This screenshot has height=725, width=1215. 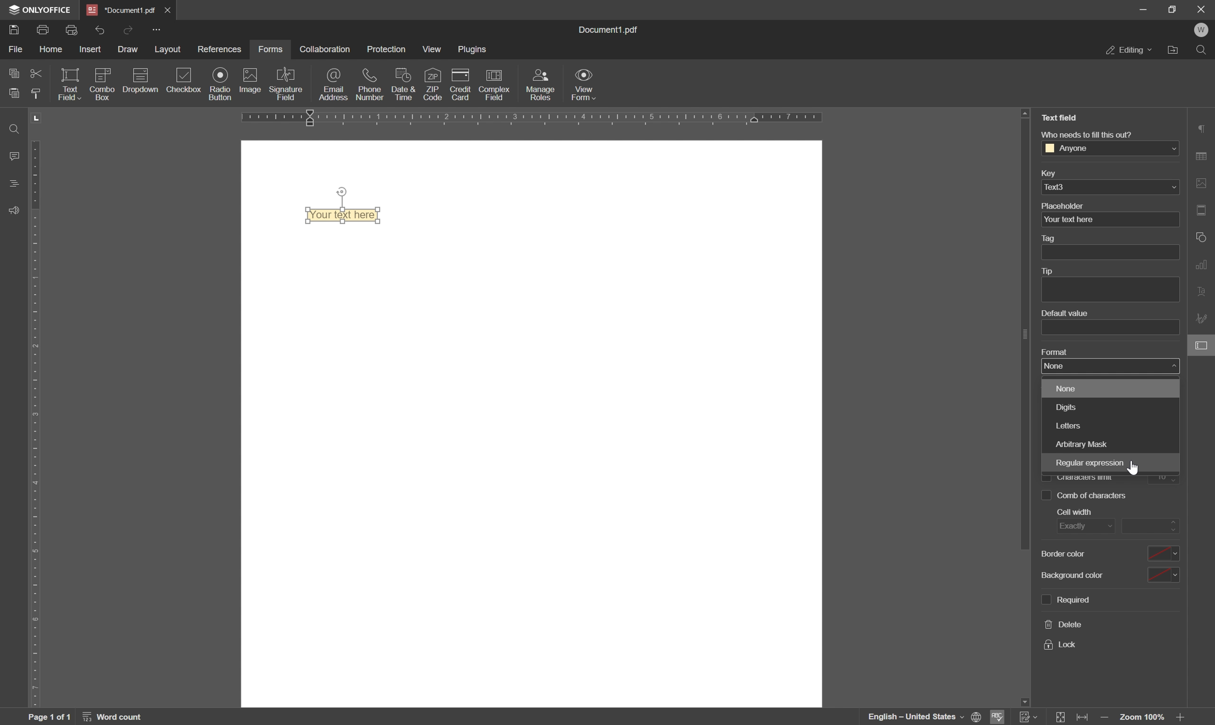 I want to click on radio button, so click(x=218, y=84).